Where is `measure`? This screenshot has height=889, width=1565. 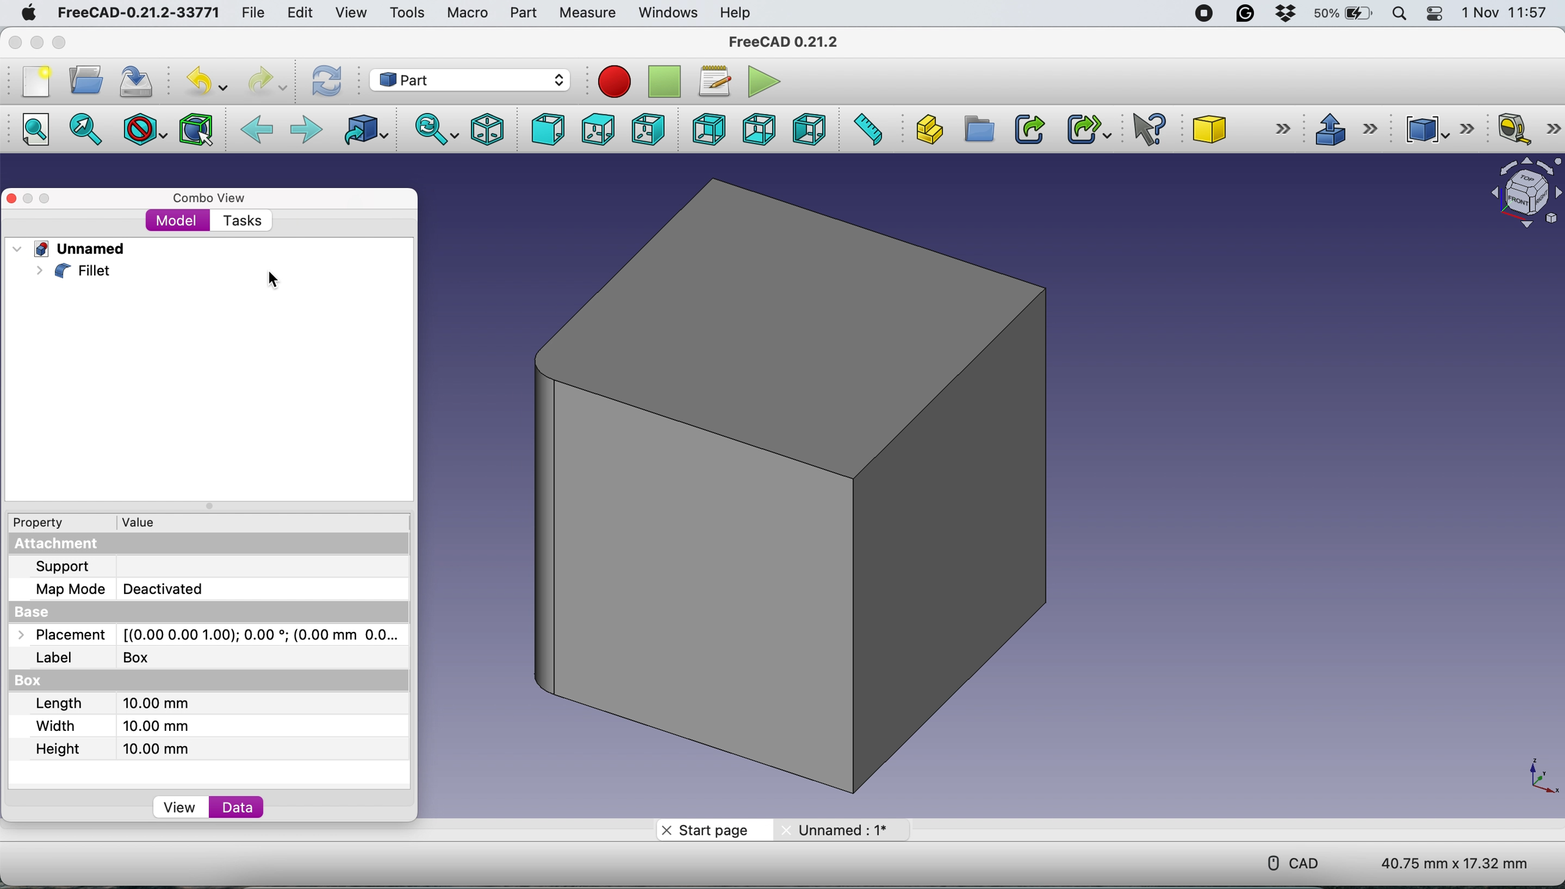
measure is located at coordinates (587, 13).